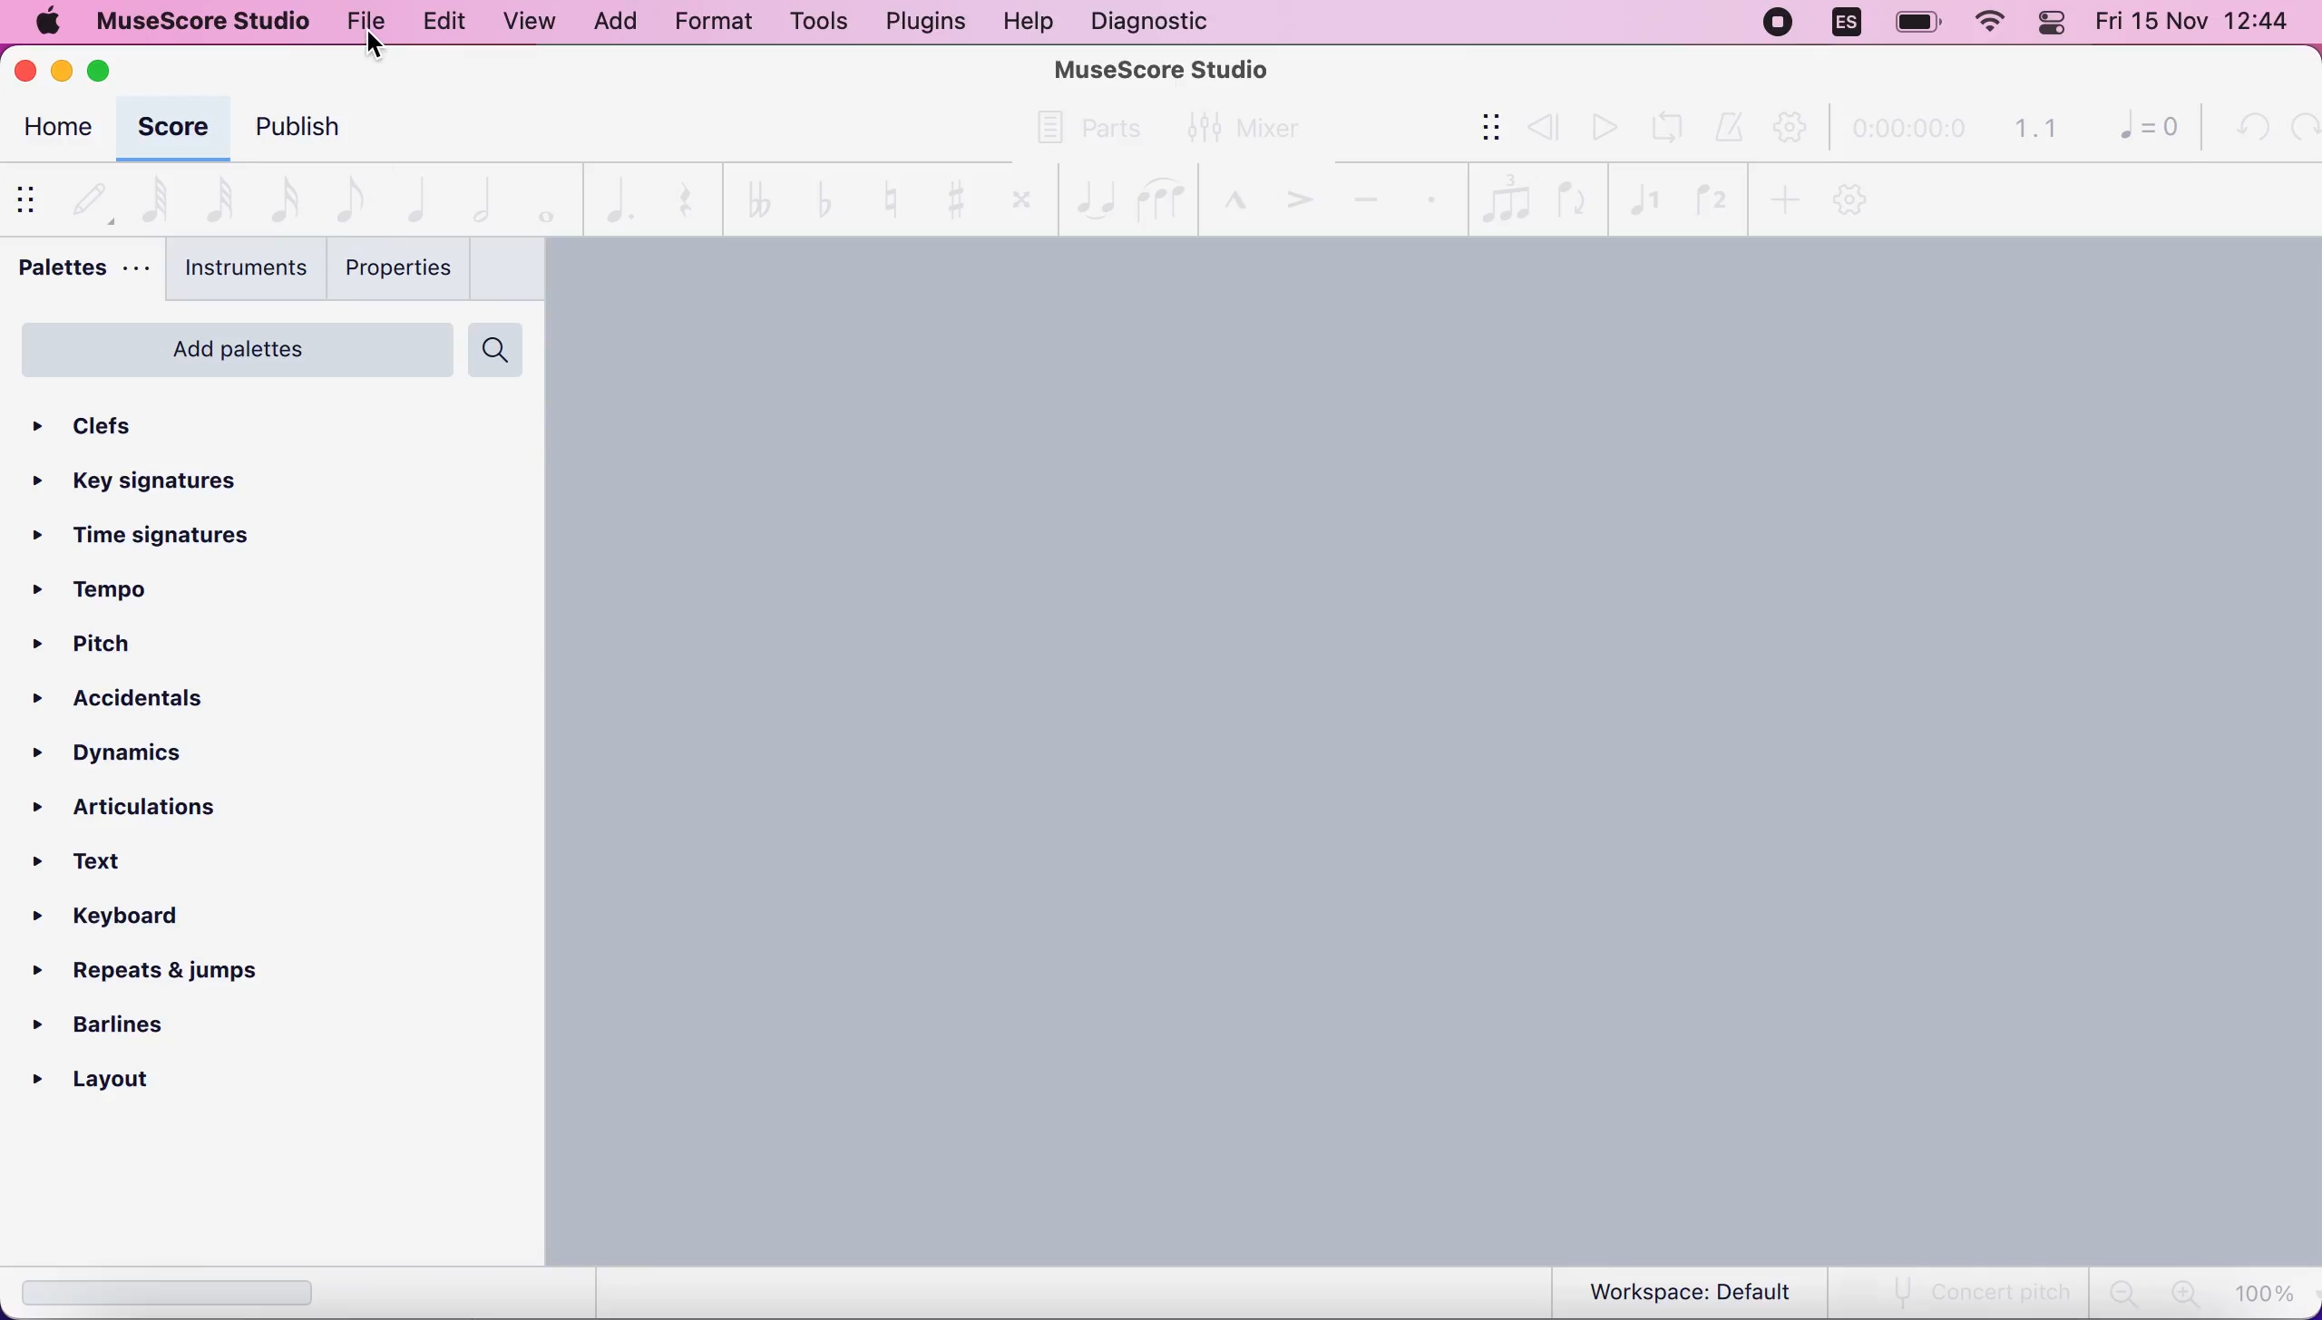  Describe the element at coordinates (1434, 198) in the screenshot. I see `staccato` at that location.